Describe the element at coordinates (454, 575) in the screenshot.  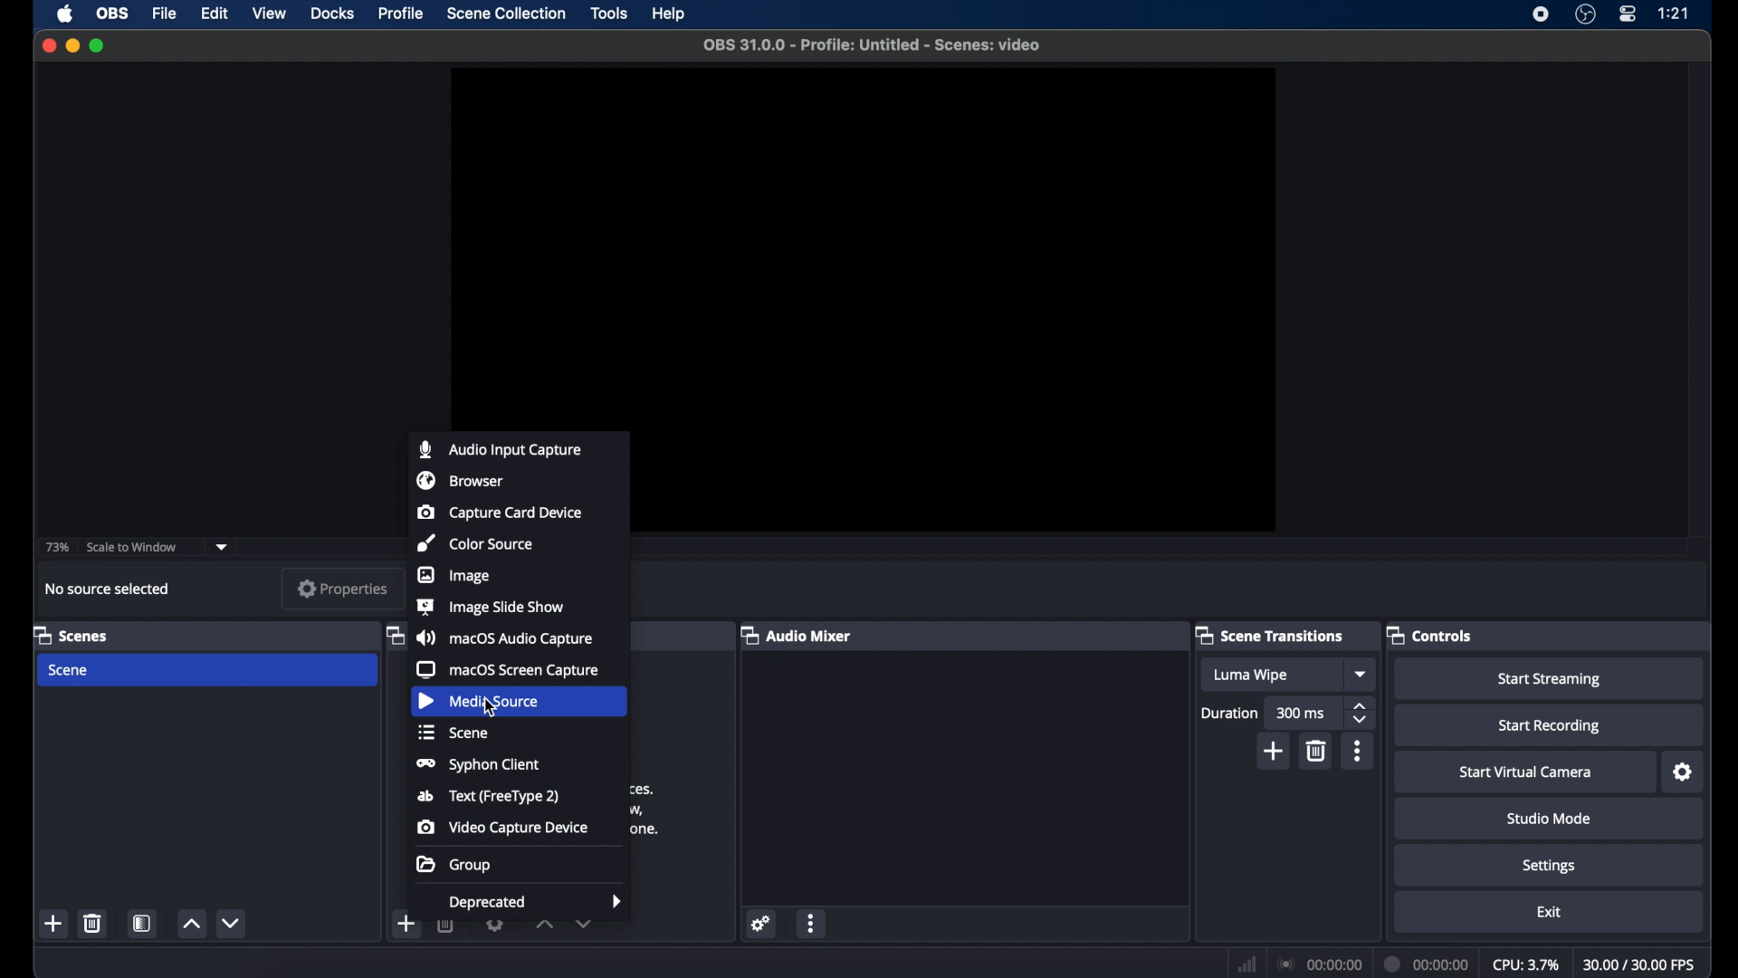
I see `image` at that location.